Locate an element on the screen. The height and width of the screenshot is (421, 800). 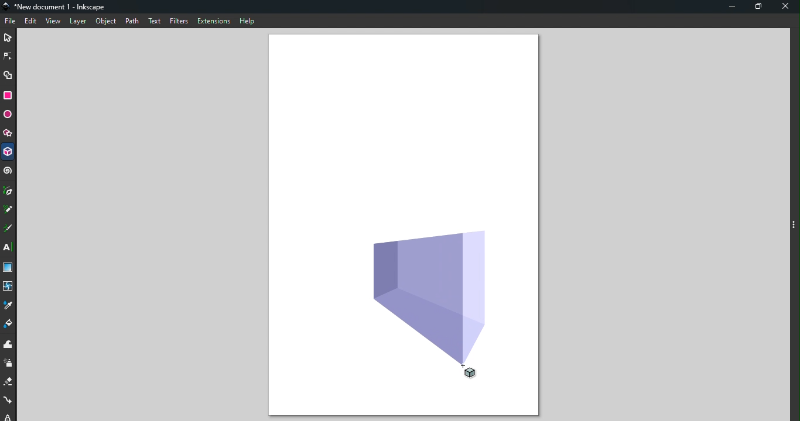
Calligraphy tool is located at coordinates (9, 229).